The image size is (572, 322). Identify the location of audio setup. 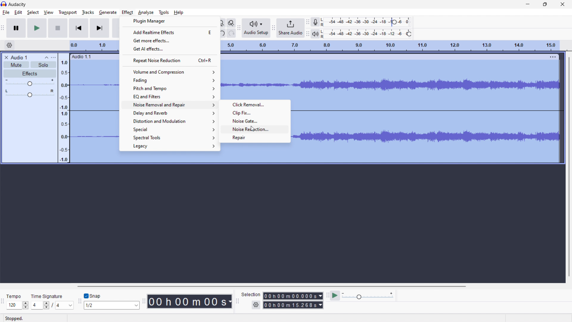
(256, 28).